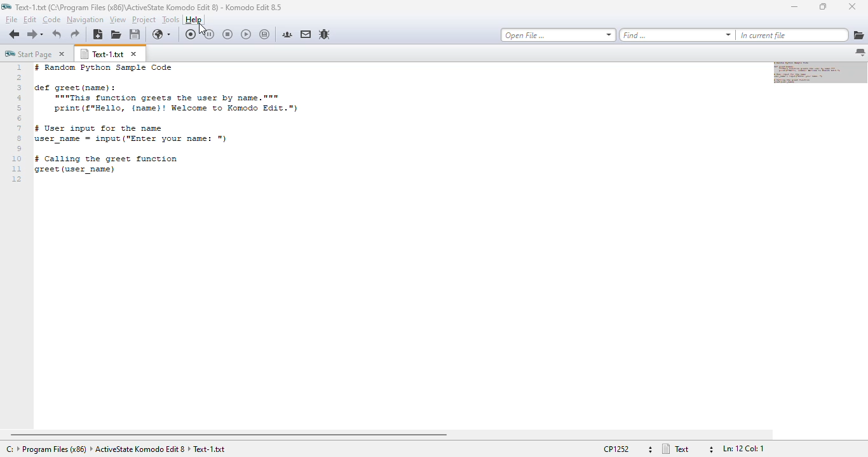 The image size is (868, 457). What do you see at coordinates (102, 54) in the screenshot?
I see `text-1` at bounding box center [102, 54].